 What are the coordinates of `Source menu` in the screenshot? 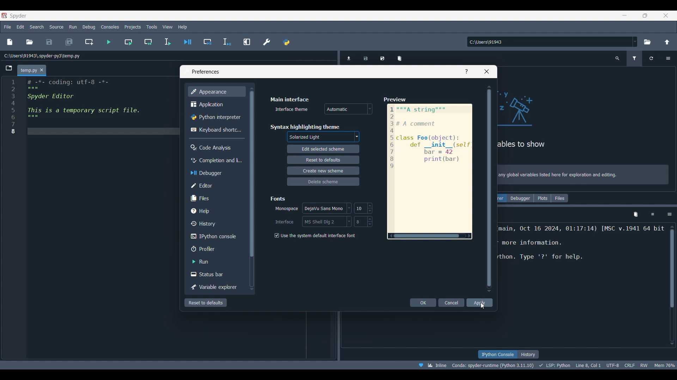 It's located at (57, 27).